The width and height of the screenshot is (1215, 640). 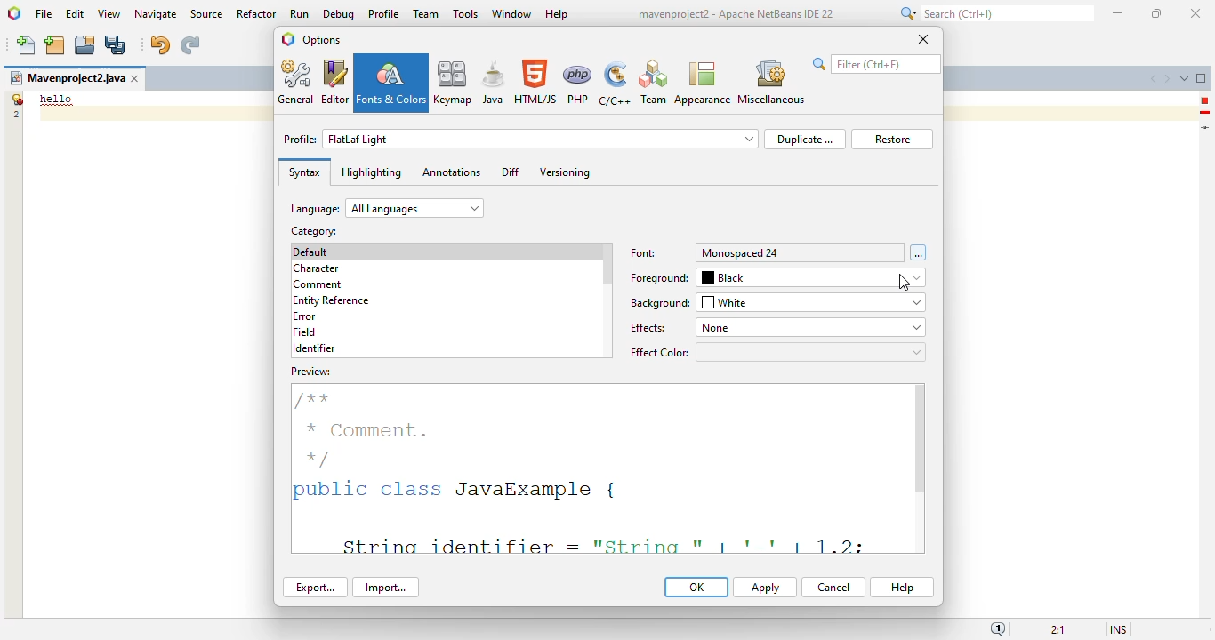 What do you see at coordinates (391, 83) in the screenshot?
I see `fonts & colors` at bounding box center [391, 83].